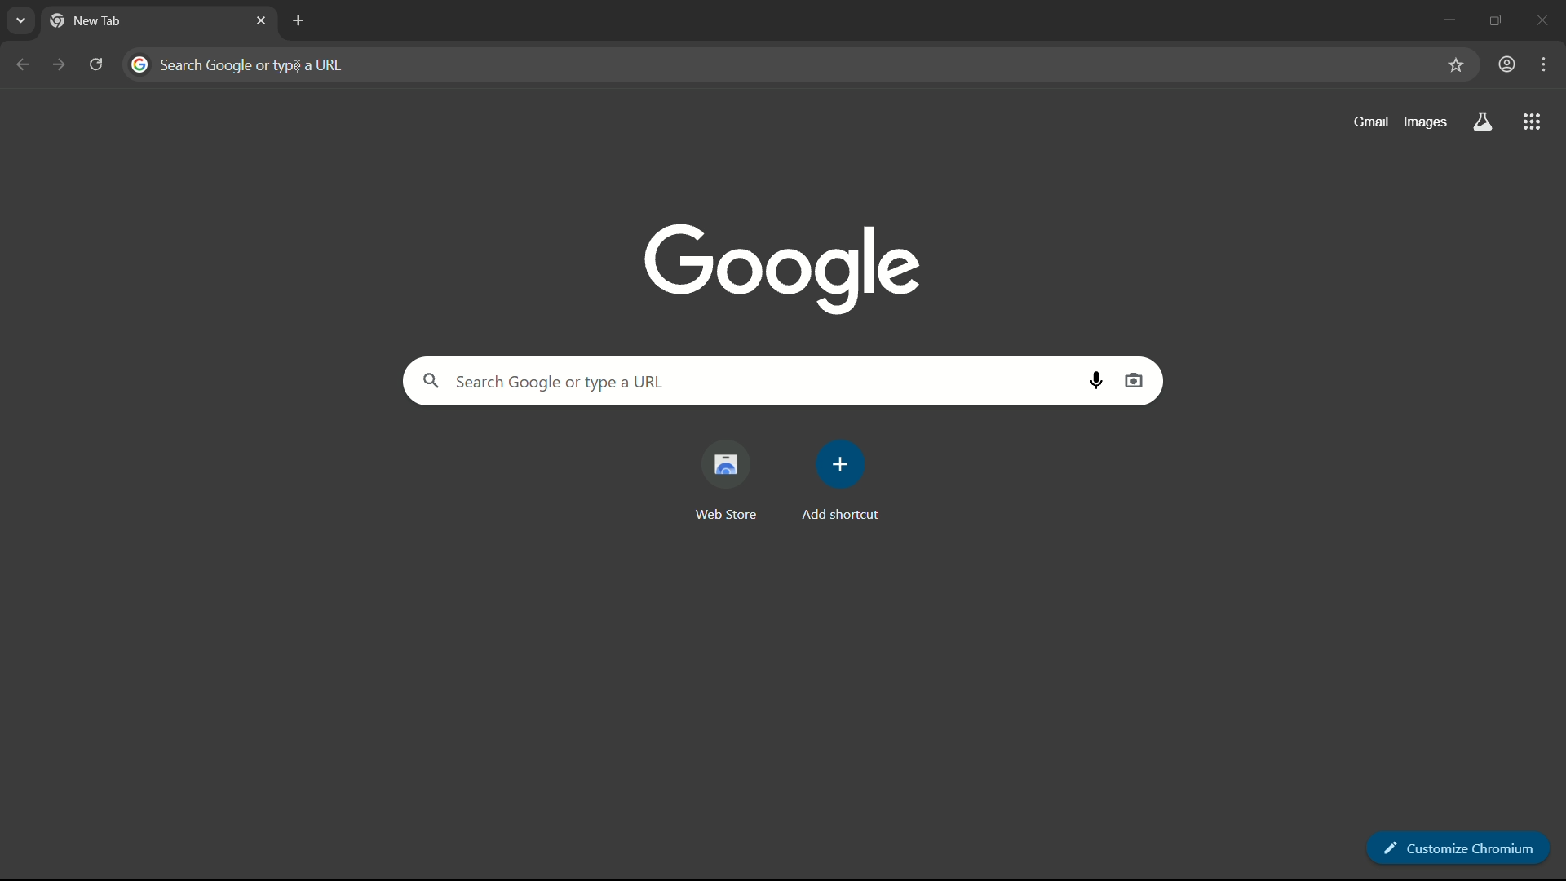 This screenshot has width=1566, height=881. I want to click on images, so click(1427, 122).